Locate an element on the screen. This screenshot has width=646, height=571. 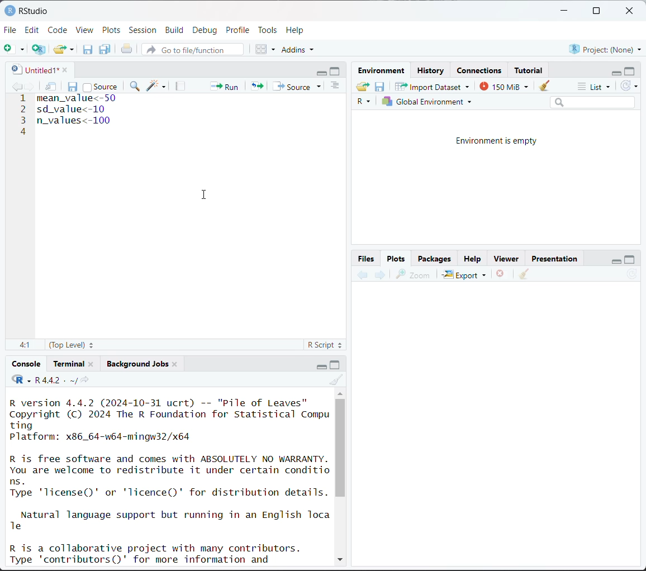
down is located at coordinates (339, 558).